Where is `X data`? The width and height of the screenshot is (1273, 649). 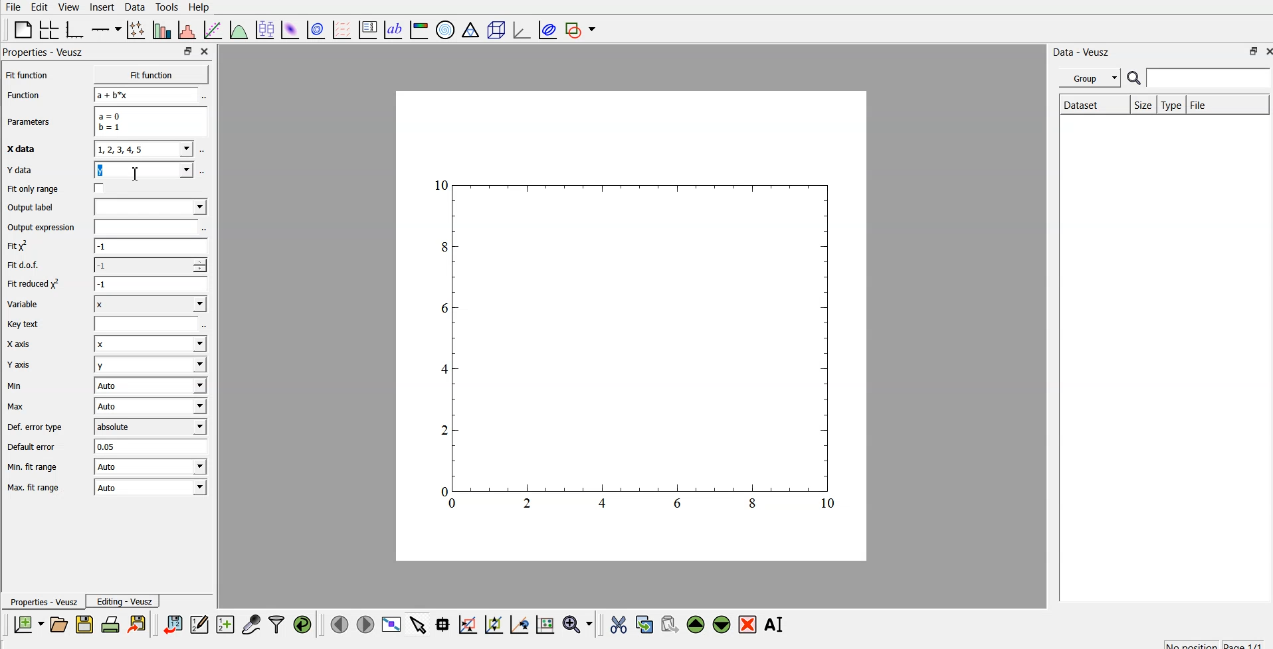 X data is located at coordinates (39, 149).